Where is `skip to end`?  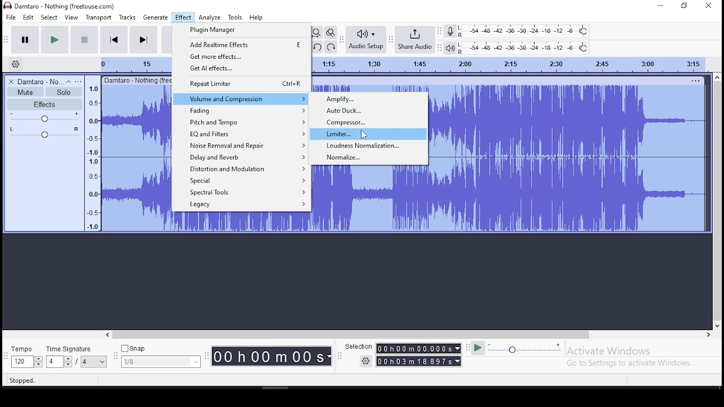
skip to end is located at coordinates (143, 40).